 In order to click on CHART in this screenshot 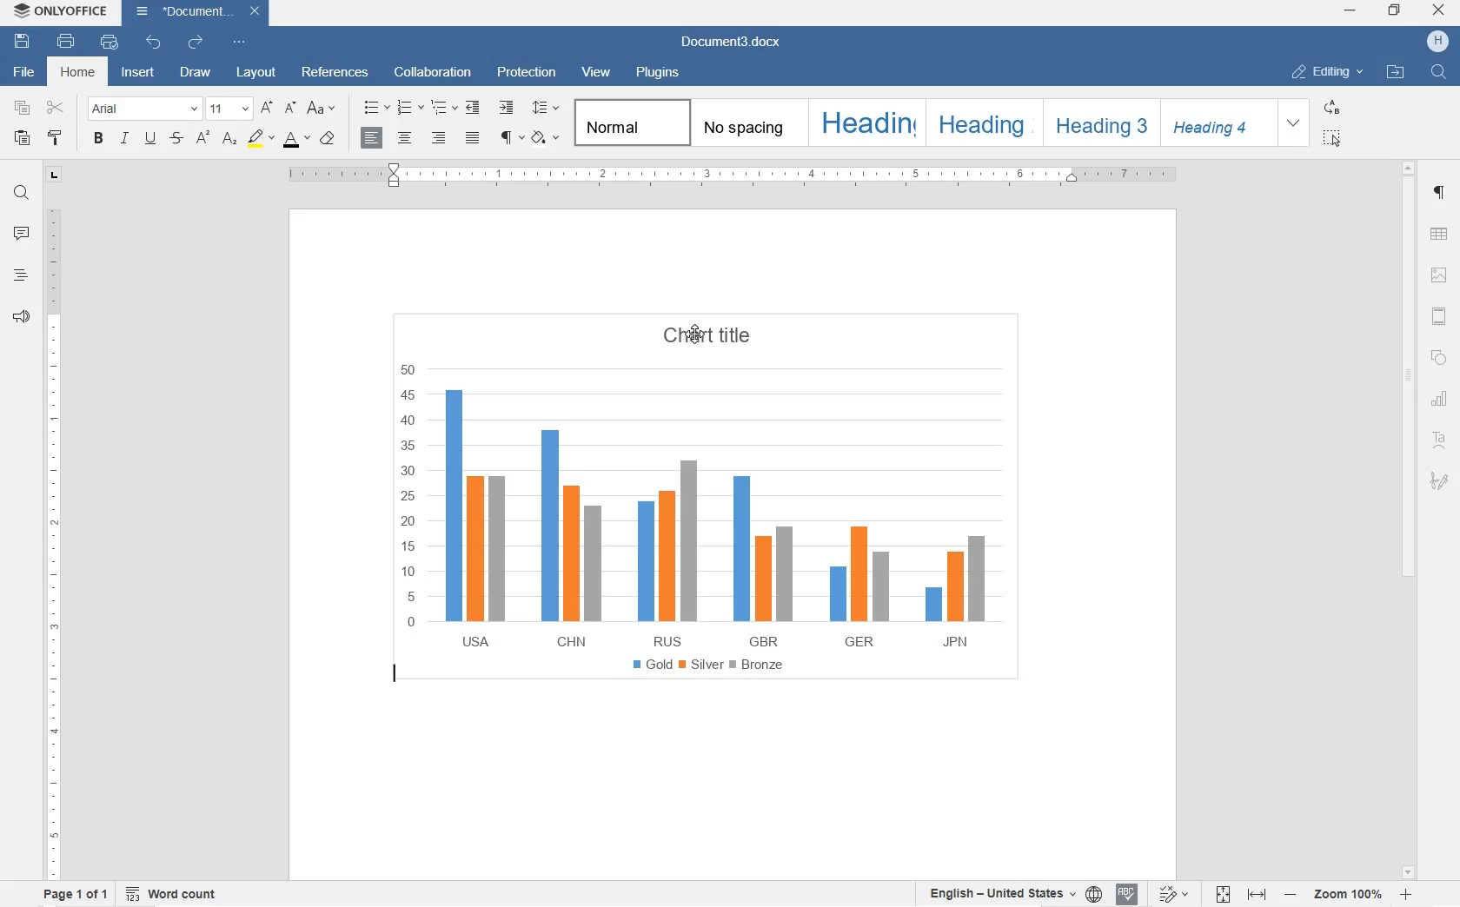, I will do `click(1437, 399)`.